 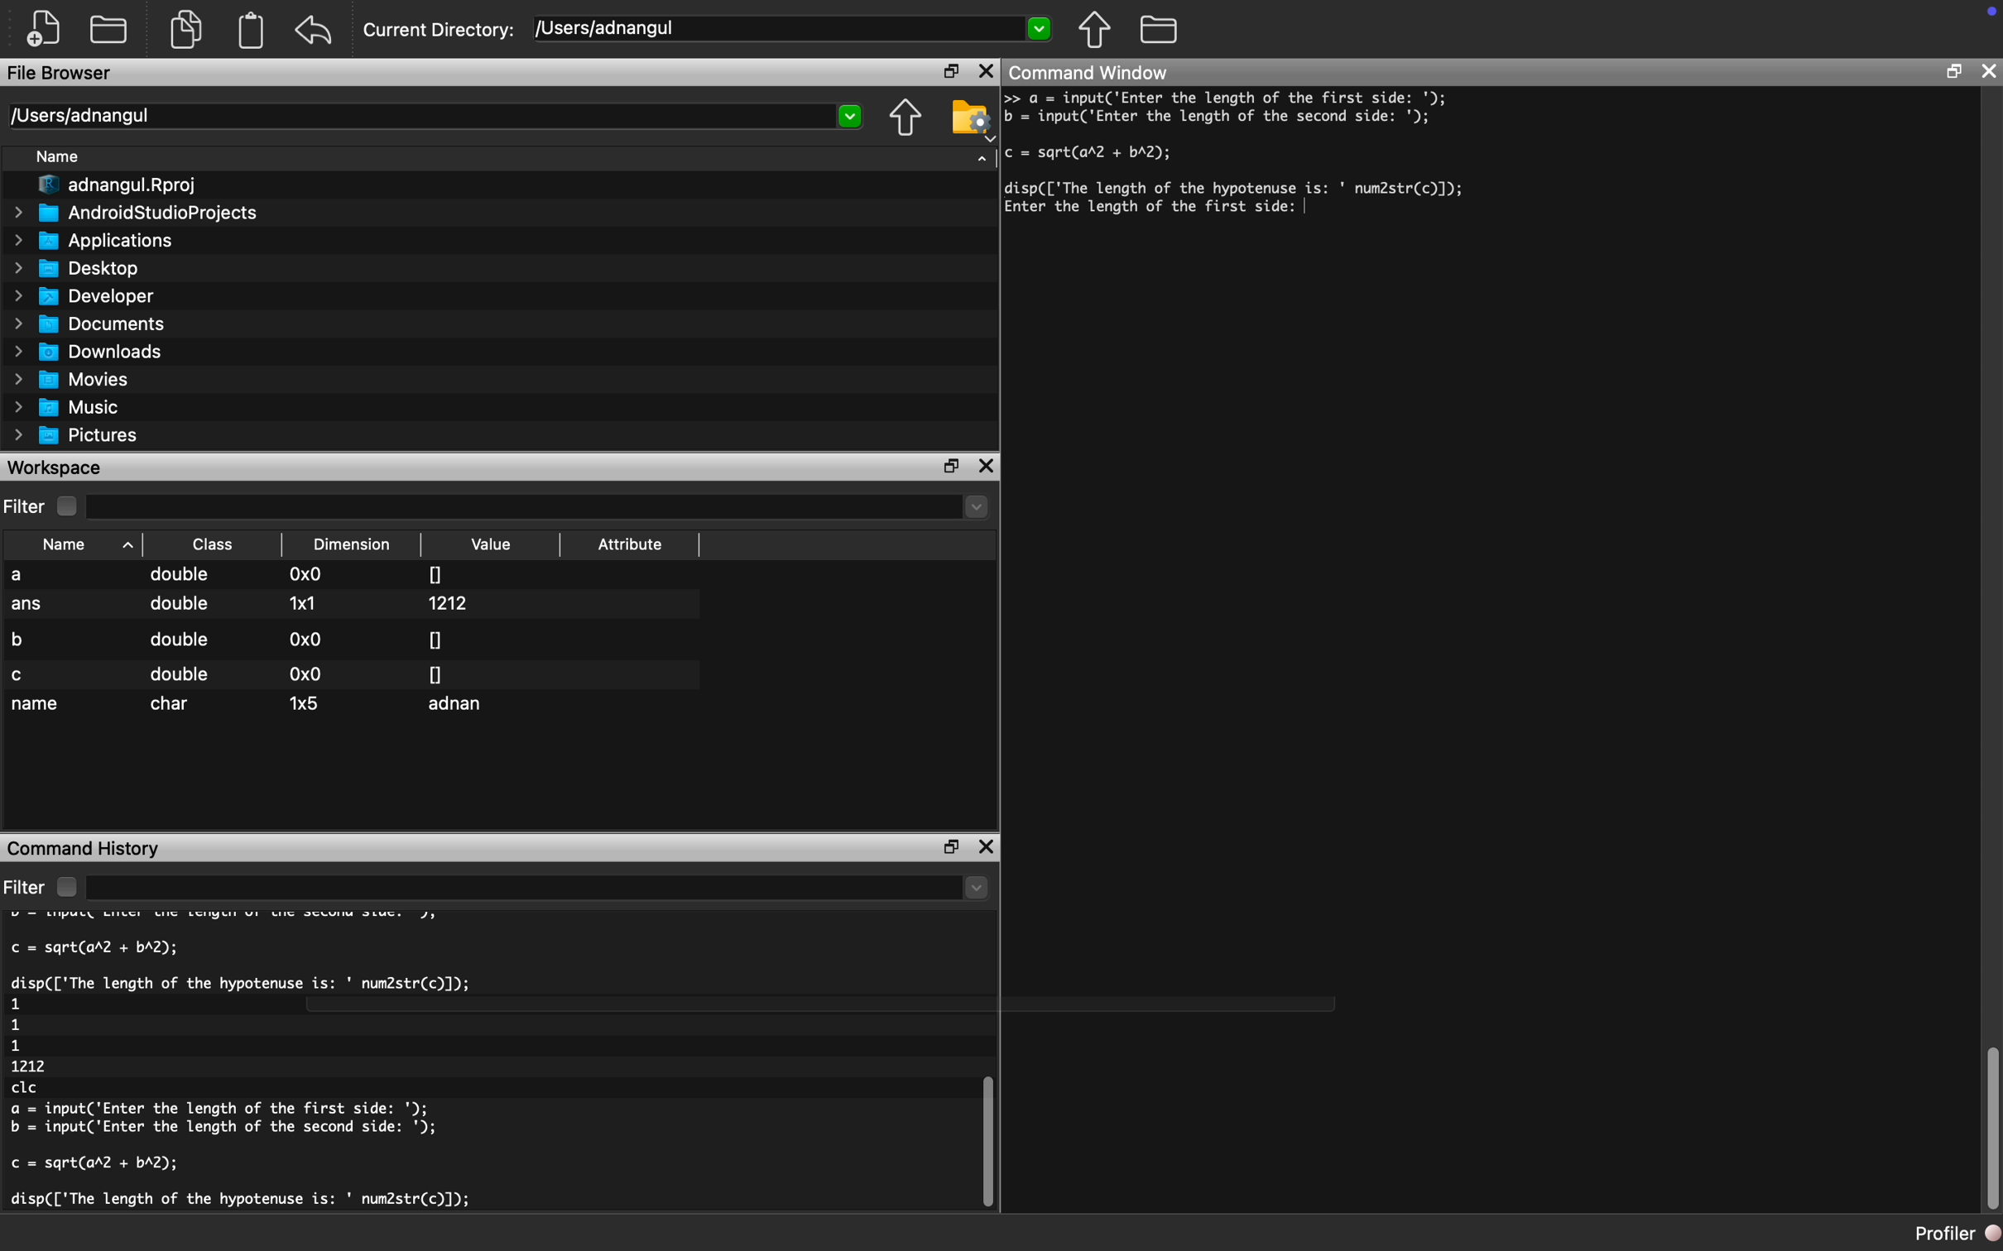 I want to click on 0, so click(x=435, y=639).